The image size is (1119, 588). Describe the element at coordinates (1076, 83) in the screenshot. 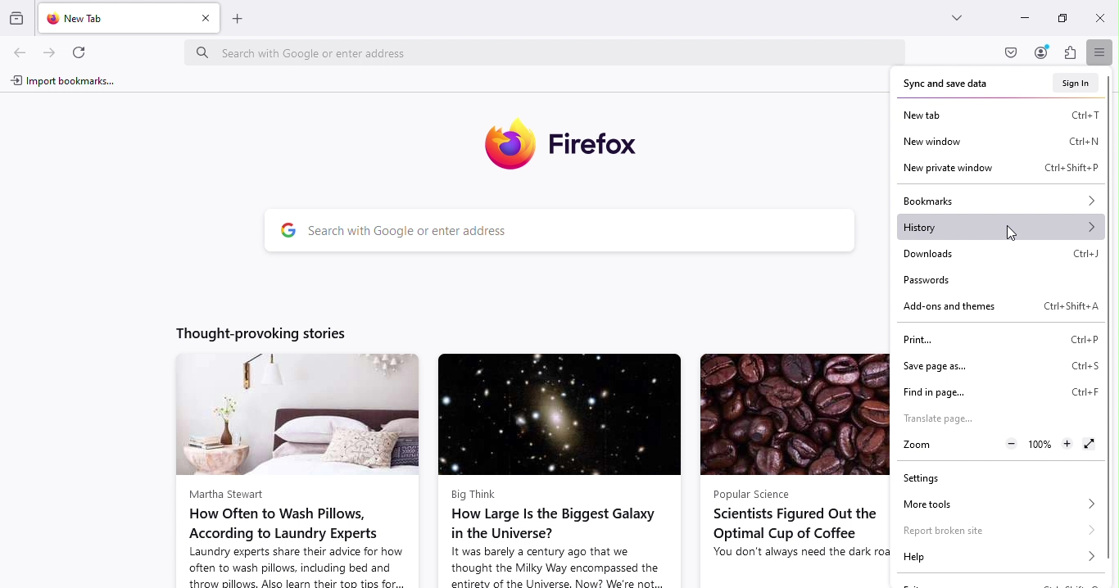

I see `Sign in` at that location.